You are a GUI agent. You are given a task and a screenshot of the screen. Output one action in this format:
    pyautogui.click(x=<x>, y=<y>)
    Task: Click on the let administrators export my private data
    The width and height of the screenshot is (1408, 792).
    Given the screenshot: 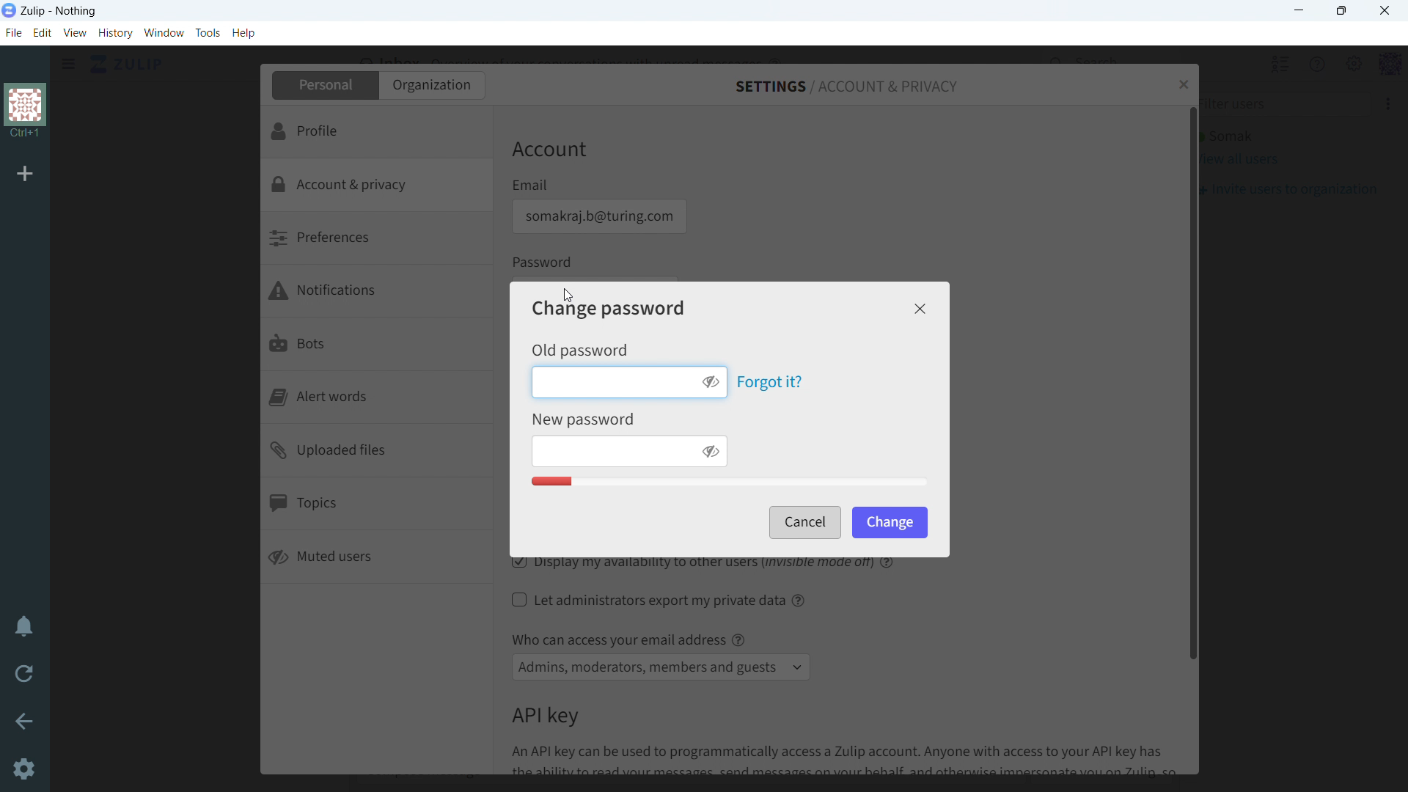 What is the action you would take?
    pyautogui.click(x=648, y=600)
    